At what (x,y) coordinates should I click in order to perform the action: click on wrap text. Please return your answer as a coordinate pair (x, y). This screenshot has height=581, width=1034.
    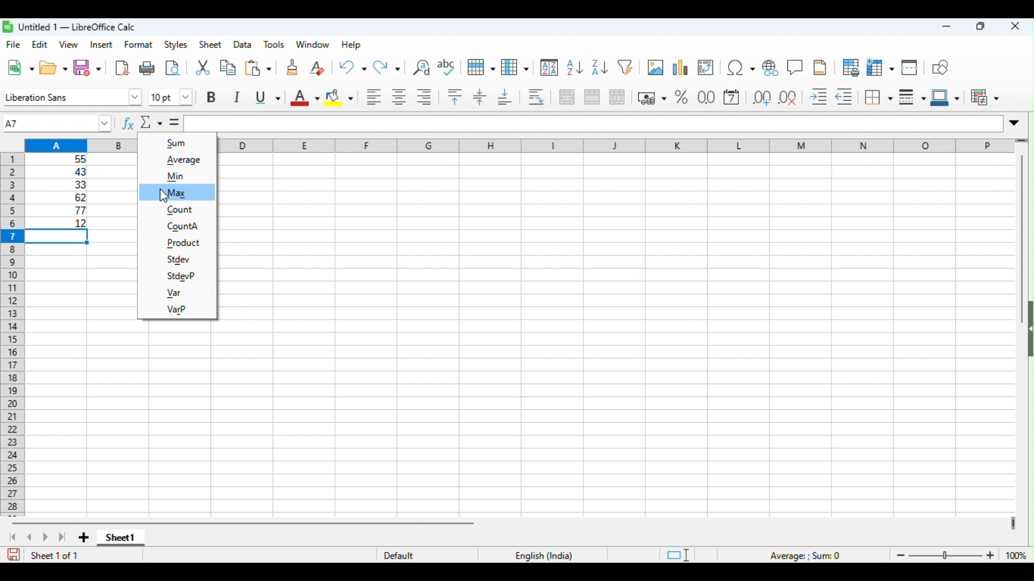
    Looking at the image, I should click on (539, 97).